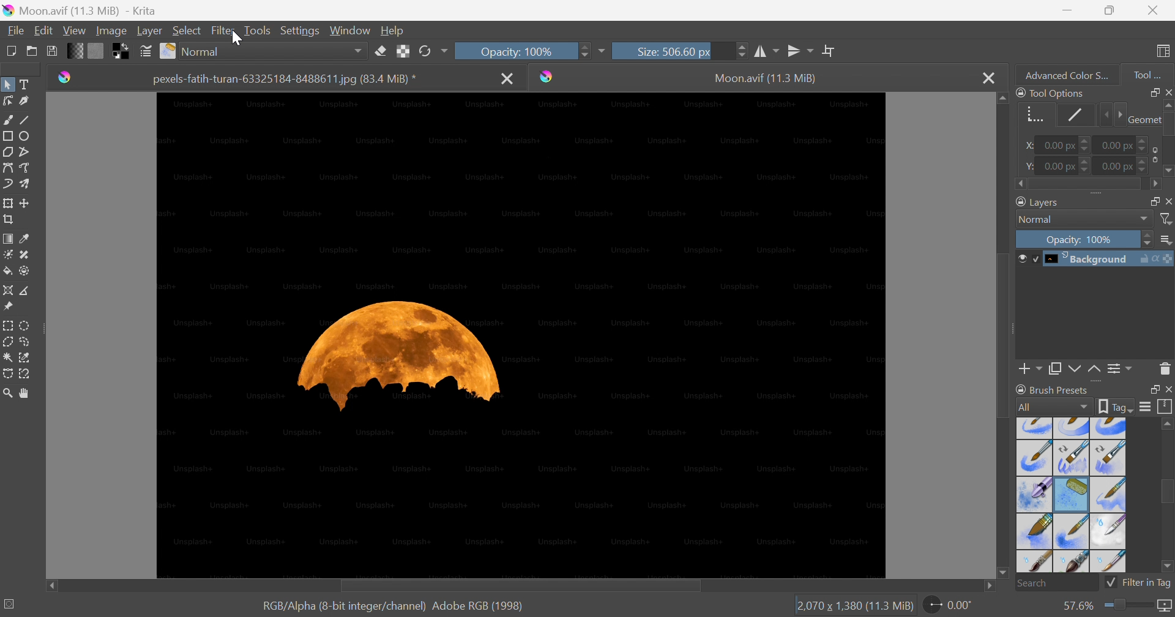 This screenshot has width=1175, height=617. What do you see at coordinates (1028, 166) in the screenshot?
I see `y:` at bounding box center [1028, 166].